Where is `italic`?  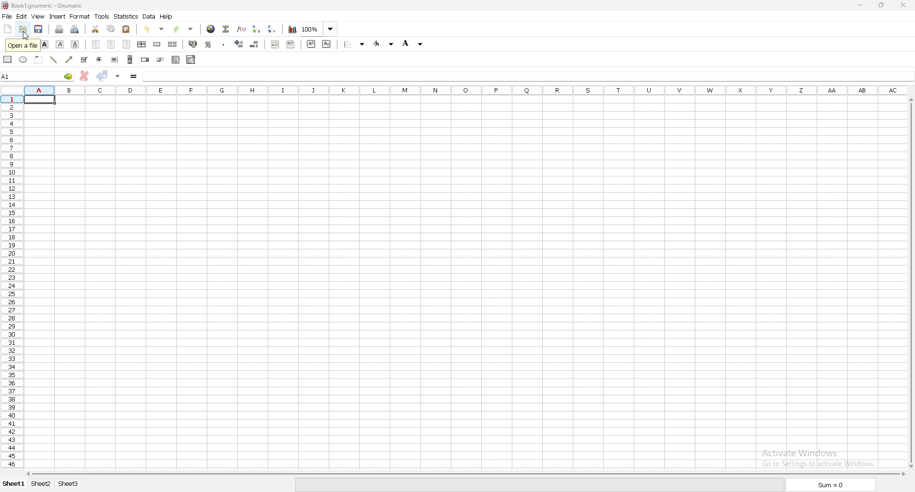
italic is located at coordinates (60, 44).